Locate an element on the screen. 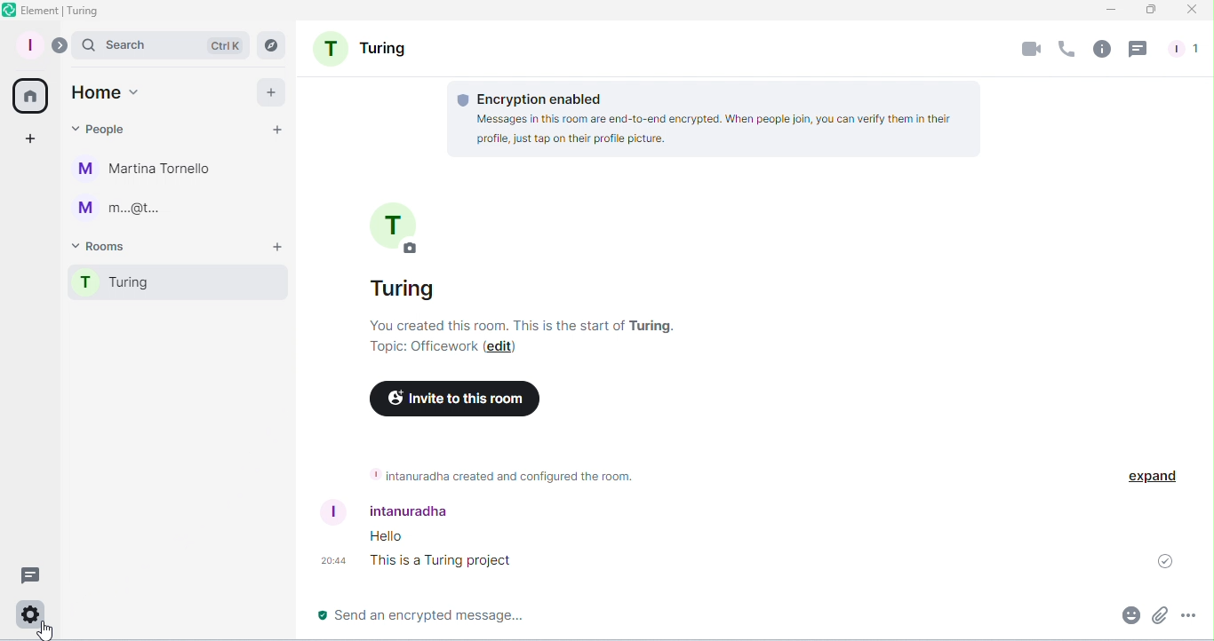  Message is located at coordinates (503, 552).